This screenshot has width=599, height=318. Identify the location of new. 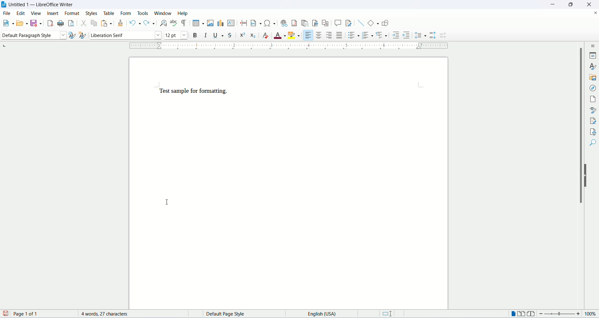
(8, 24).